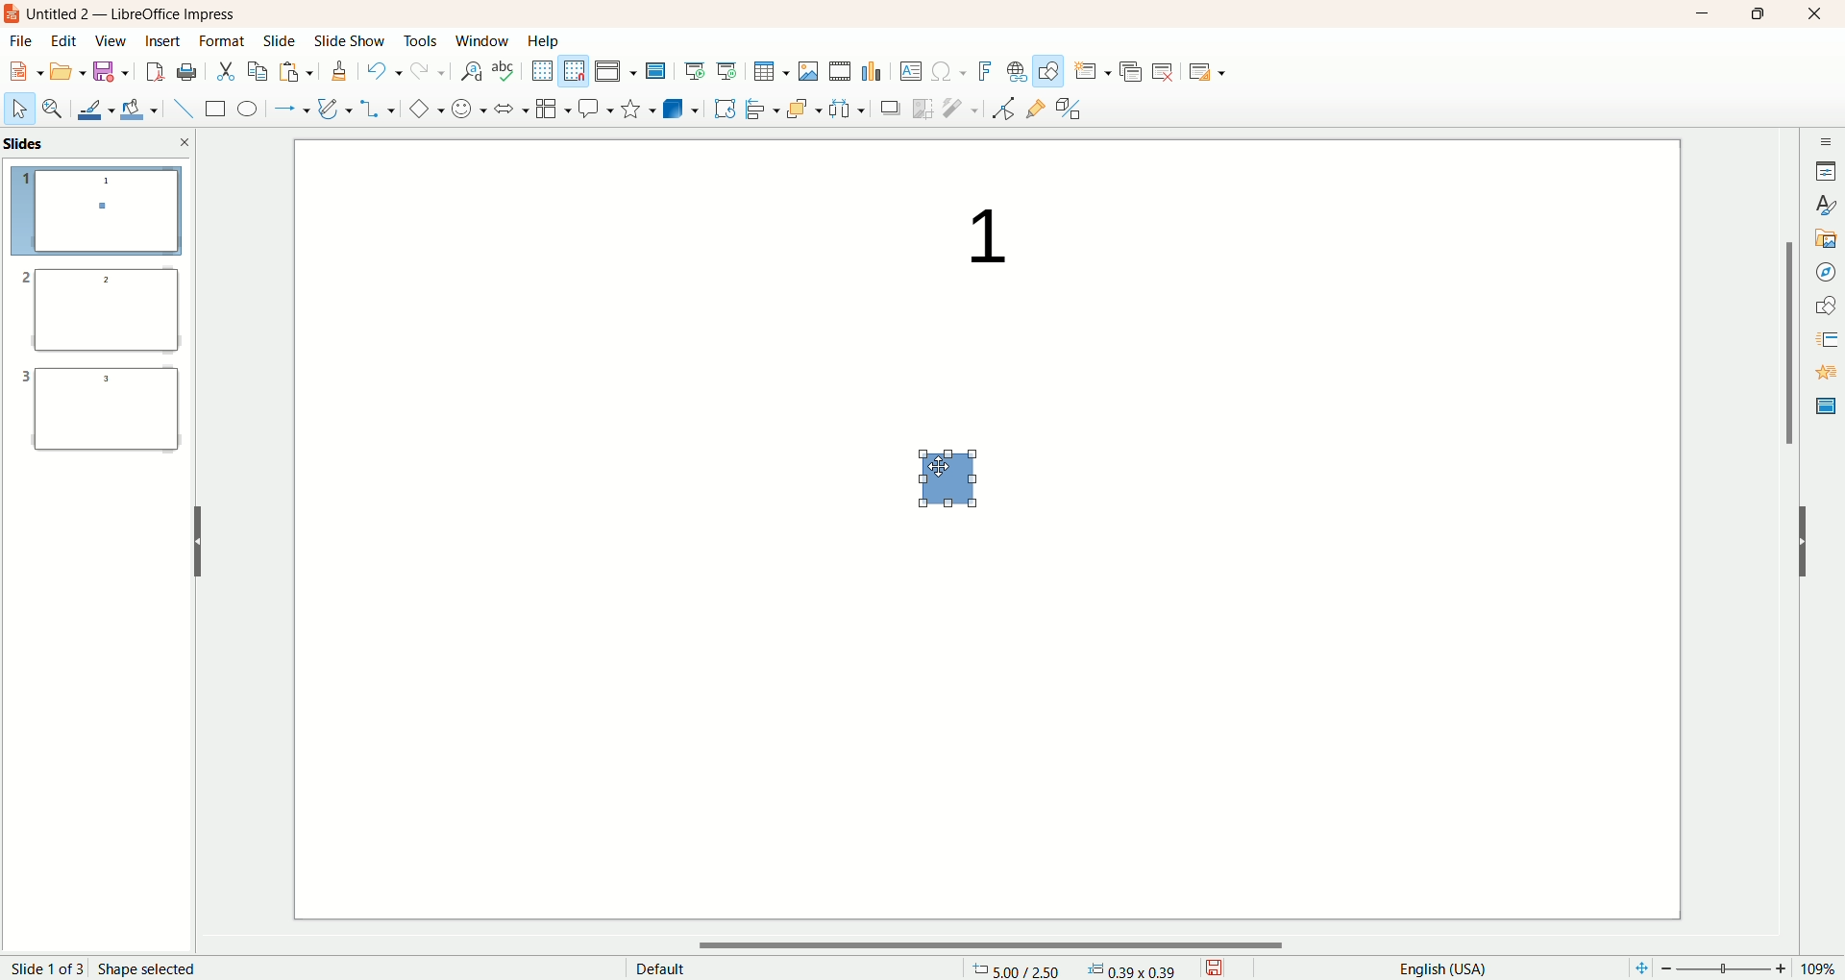  Describe the element at coordinates (91, 109) in the screenshot. I see `line color` at that location.